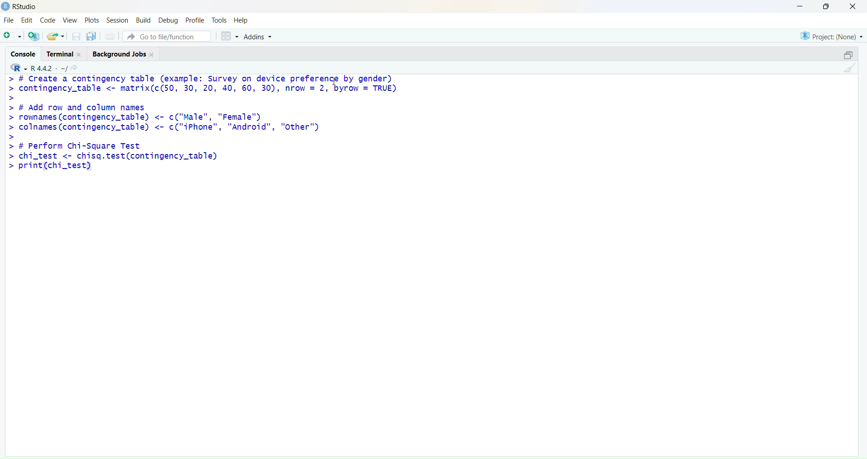 The image size is (867, 459). I want to click on open in a pop window, so click(848, 55).